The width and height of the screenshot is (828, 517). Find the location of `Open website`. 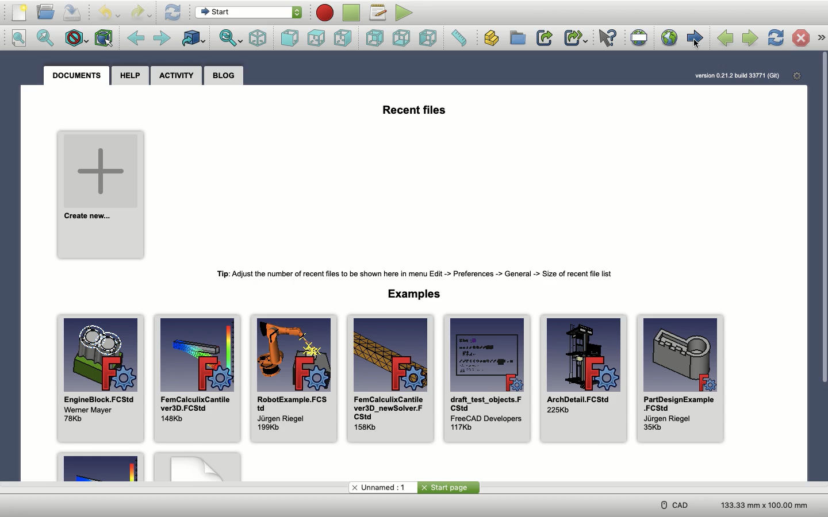

Open website is located at coordinates (669, 38).